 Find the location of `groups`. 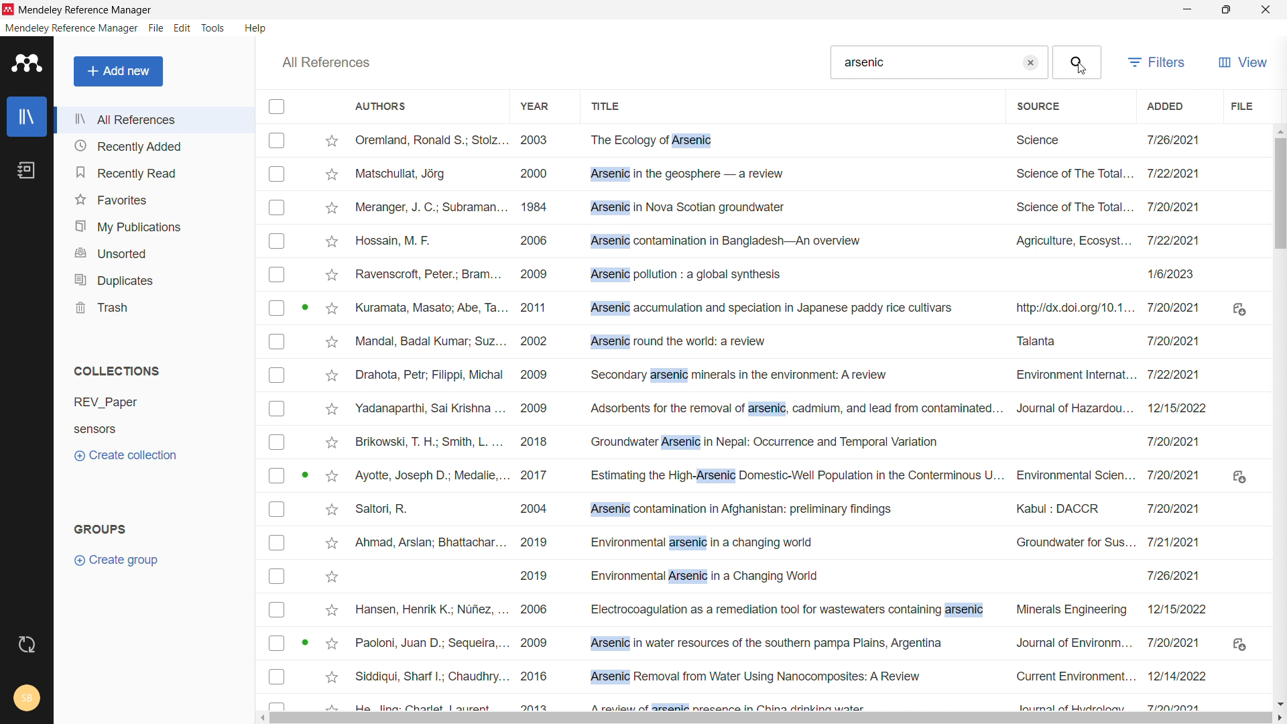

groups is located at coordinates (101, 529).